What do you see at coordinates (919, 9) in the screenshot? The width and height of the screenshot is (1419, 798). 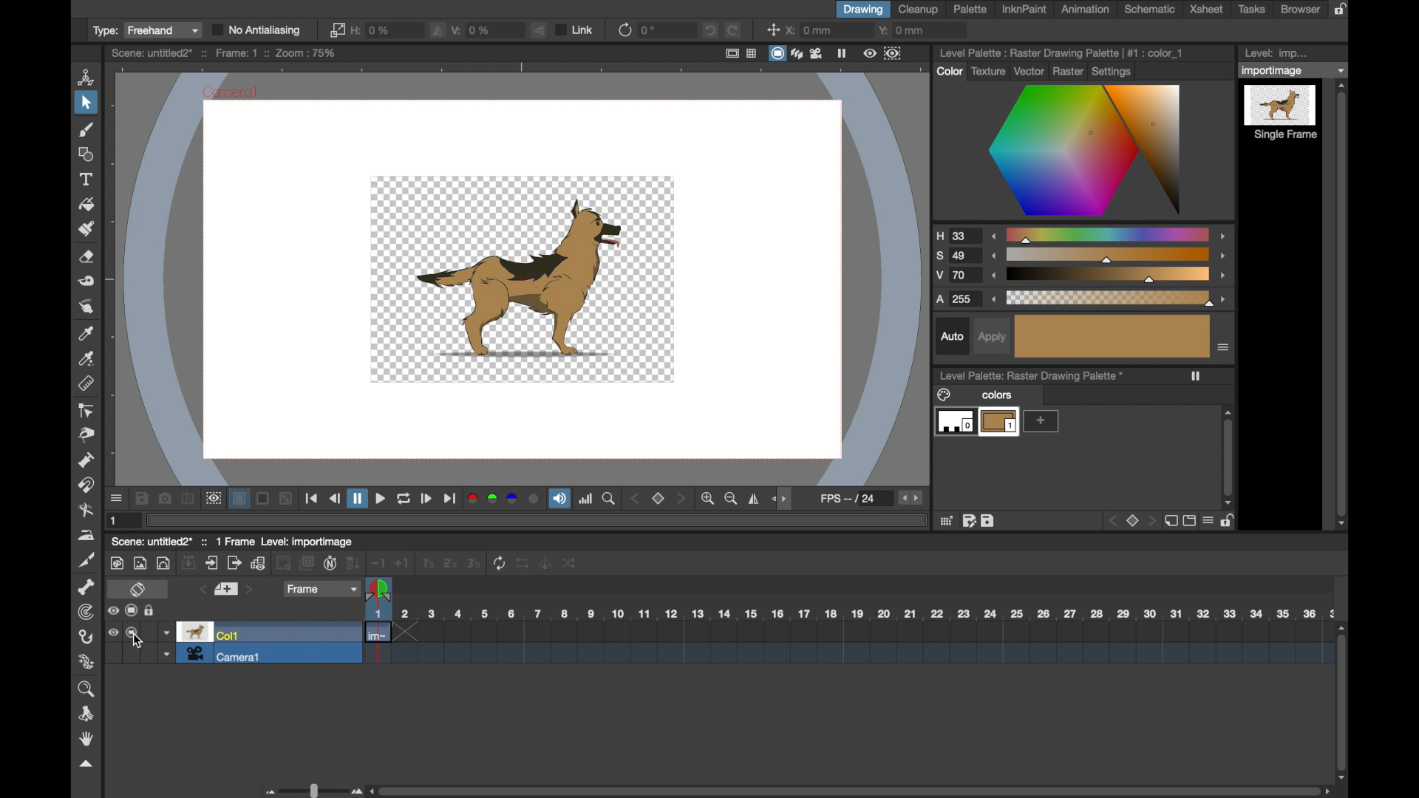 I see `cleanup` at bounding box center [919, 9].